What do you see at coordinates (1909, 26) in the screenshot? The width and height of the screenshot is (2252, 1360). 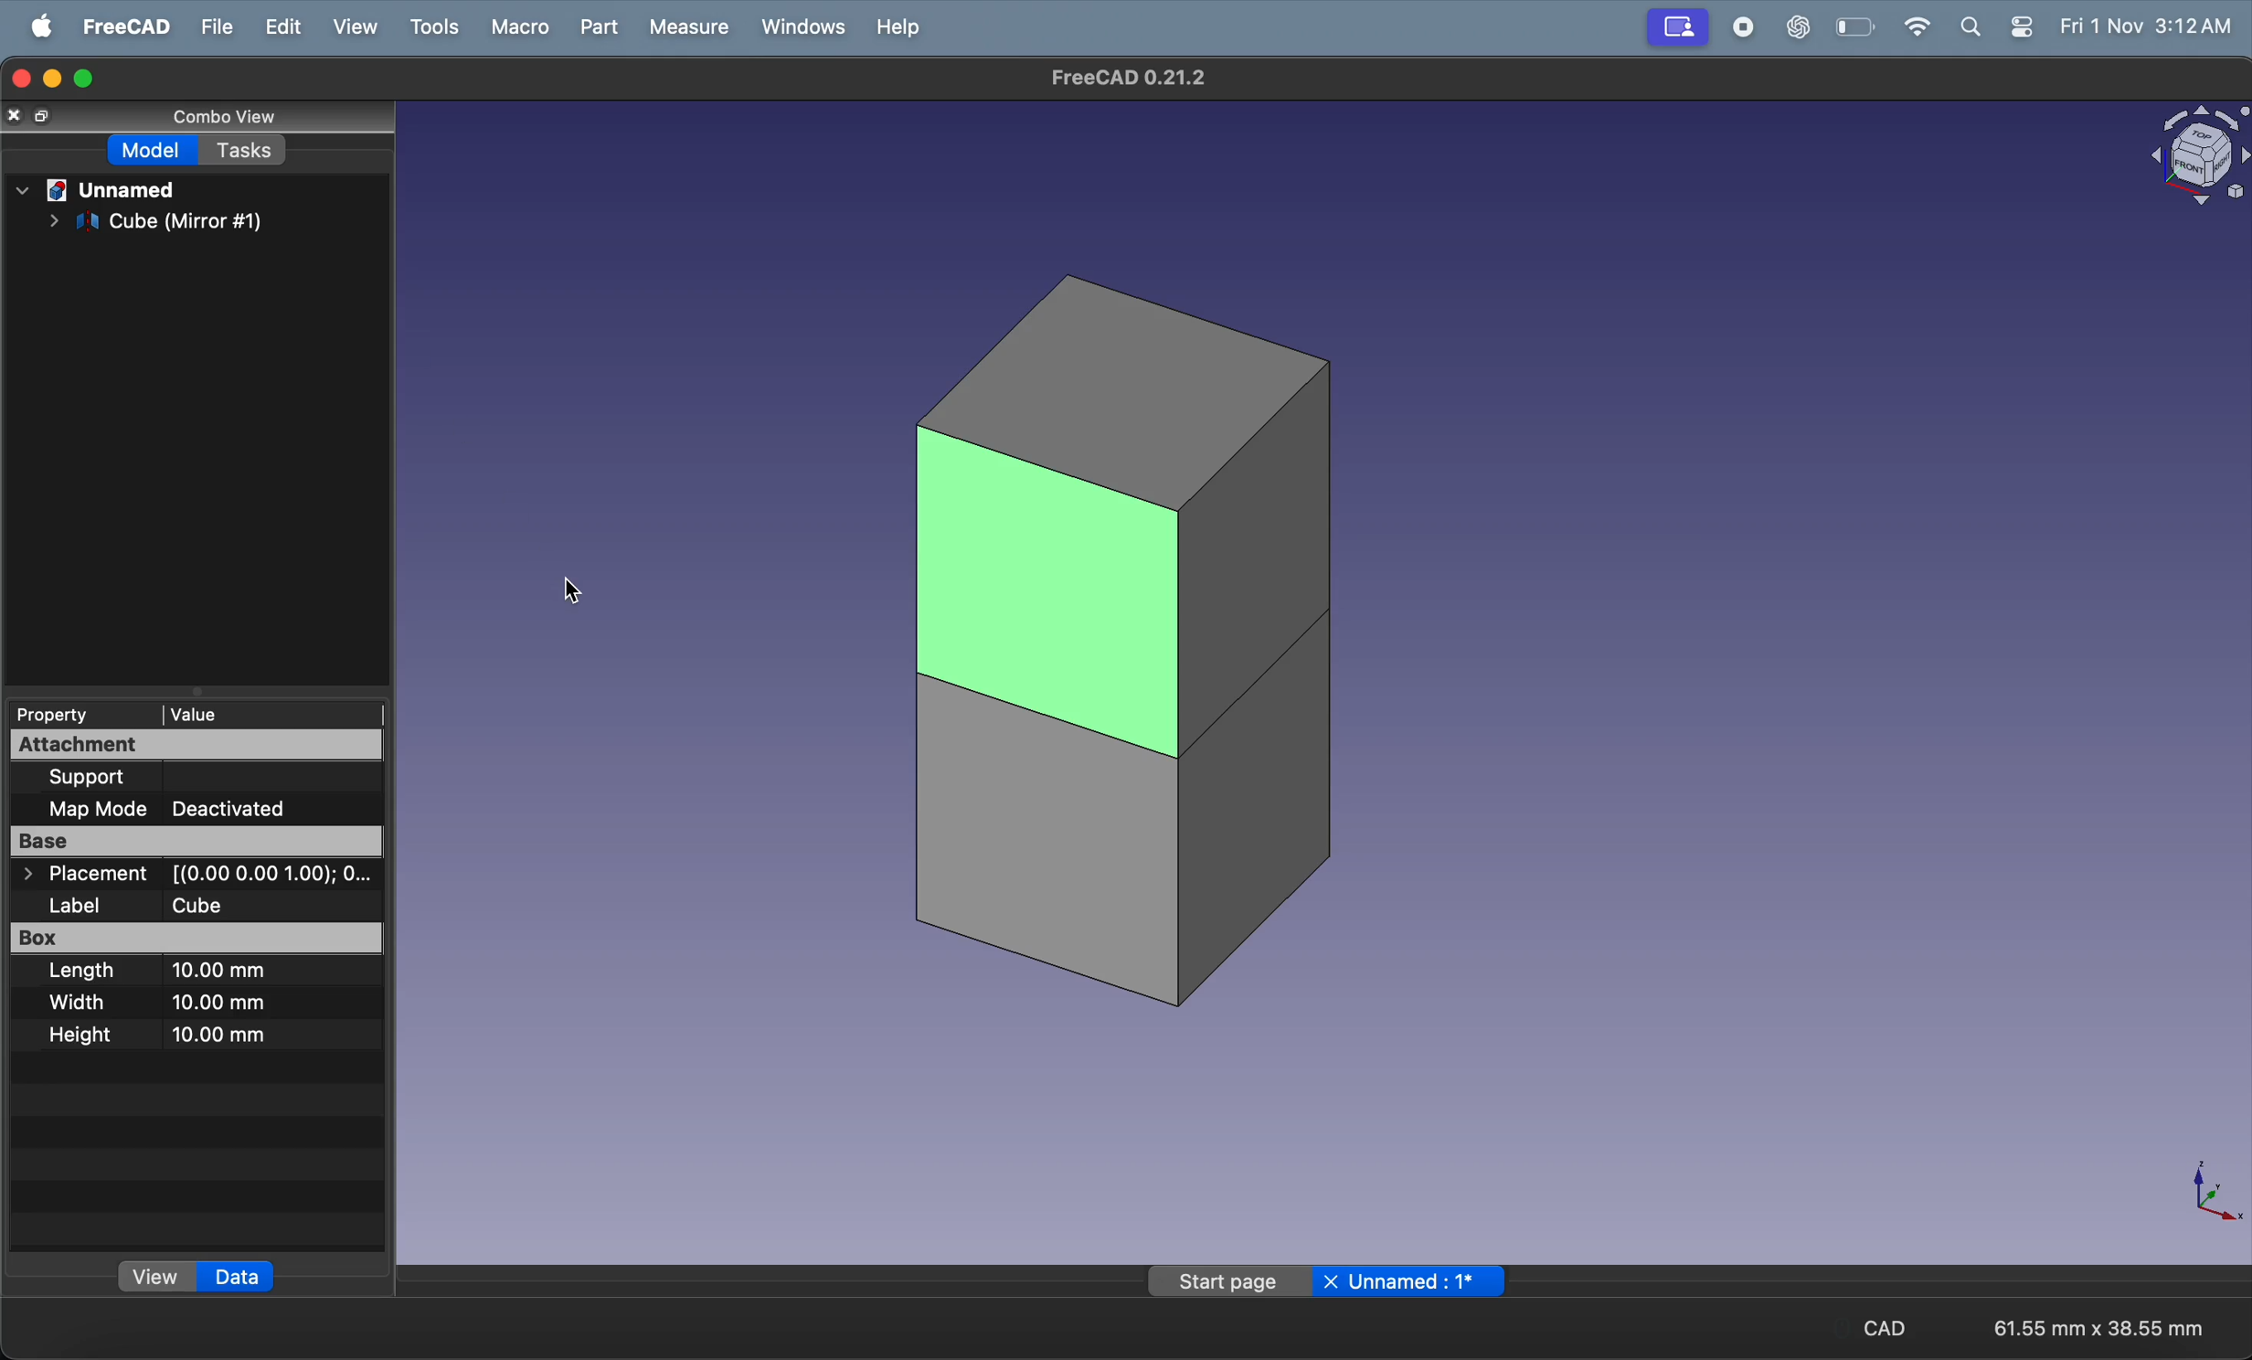 I see `wifi` at bounding box center [1909, 26].